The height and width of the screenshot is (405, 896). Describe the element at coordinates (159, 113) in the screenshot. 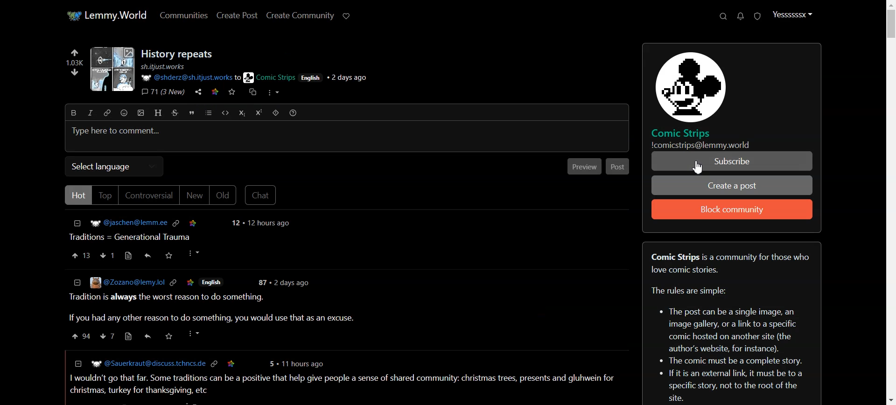

I see `Header` at that location.